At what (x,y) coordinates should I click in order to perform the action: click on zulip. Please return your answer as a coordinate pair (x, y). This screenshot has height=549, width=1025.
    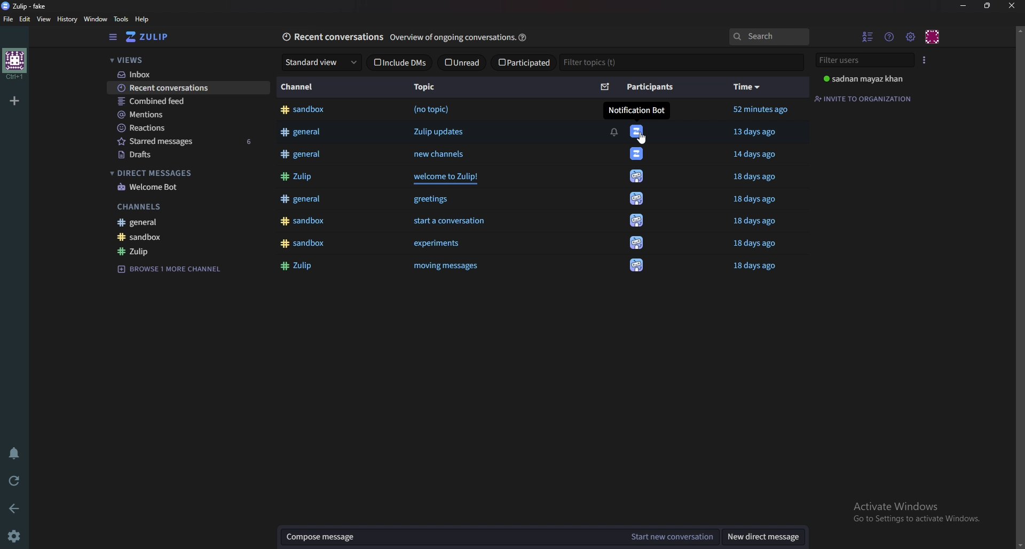
    Looking at the image, I should click on (177, 250).